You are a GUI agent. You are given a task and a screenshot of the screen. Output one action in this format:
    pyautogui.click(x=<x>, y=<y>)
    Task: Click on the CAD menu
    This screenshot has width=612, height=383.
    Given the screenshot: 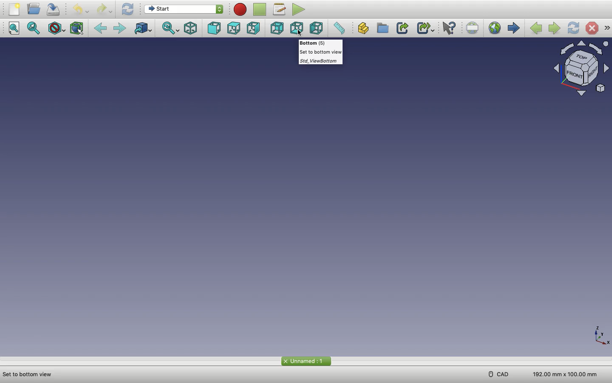 What is the action you would take?
    pyautogui.click(x=498, y=374)
    